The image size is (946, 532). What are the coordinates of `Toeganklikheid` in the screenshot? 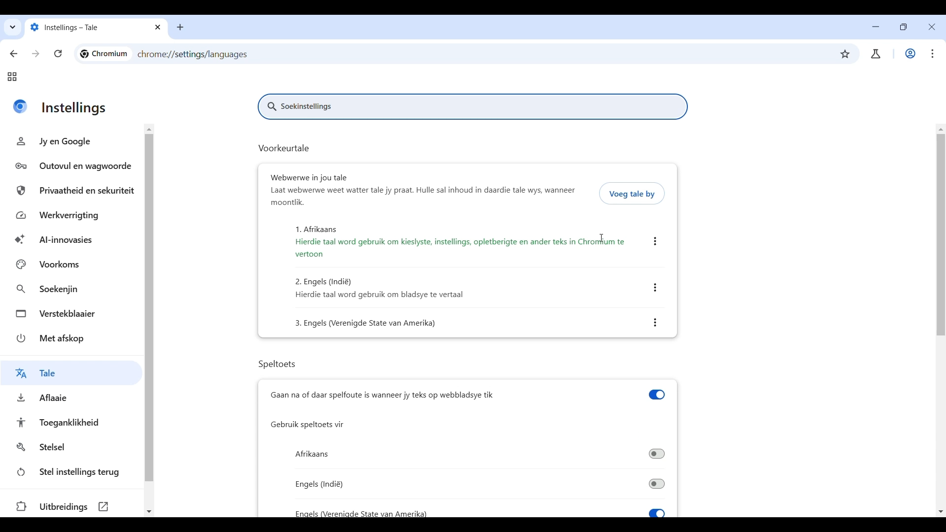 It's located at (69, 423).